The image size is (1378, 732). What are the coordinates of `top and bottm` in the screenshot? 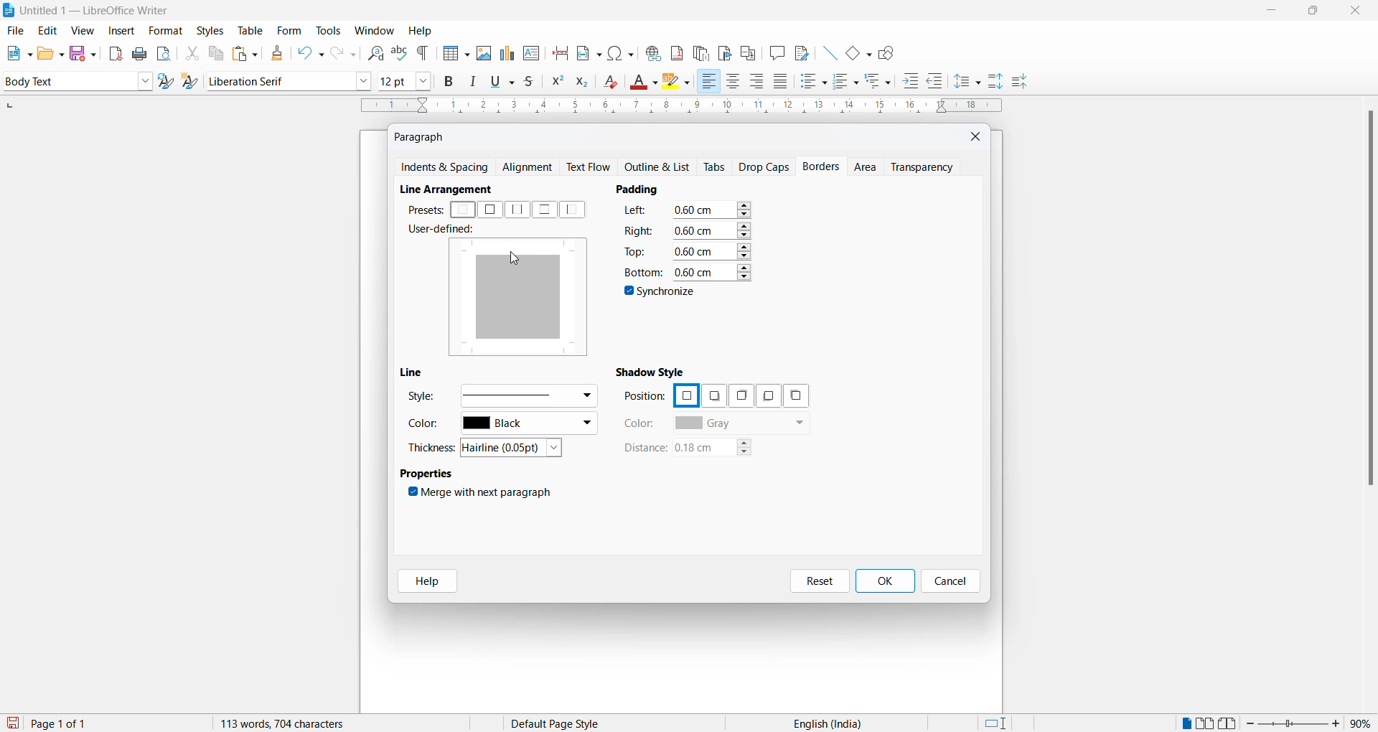 It's located at (544, 210).